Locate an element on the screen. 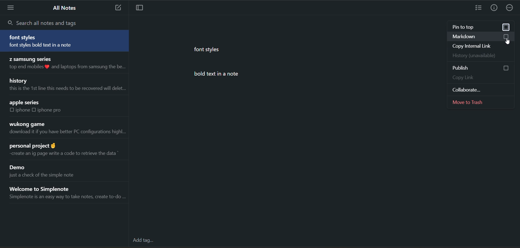 The height and width of the screenshot is (248, 520). apple series is located at coordinates (25, 103).